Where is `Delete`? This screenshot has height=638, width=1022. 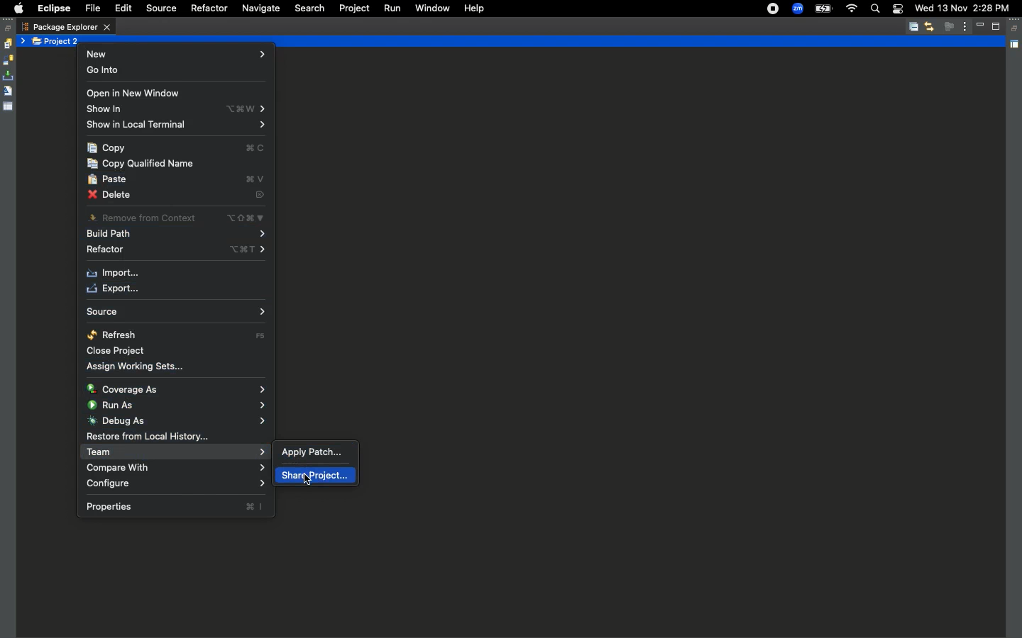 Delete is located at coordinates (176, 197).